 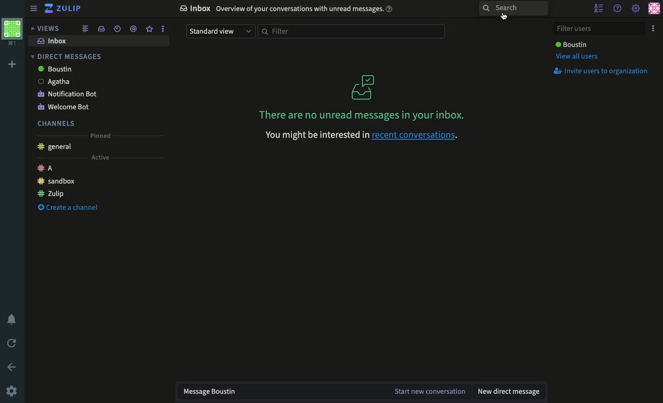 What do you see at coordinates (57, 181) in the screenshot?
I see `Sandbox` at bounding box center [57, 181].